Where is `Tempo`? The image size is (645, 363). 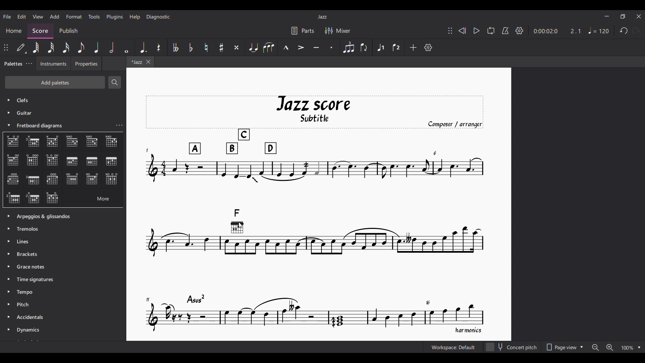 Tempo is located at coordinates (28, 293).